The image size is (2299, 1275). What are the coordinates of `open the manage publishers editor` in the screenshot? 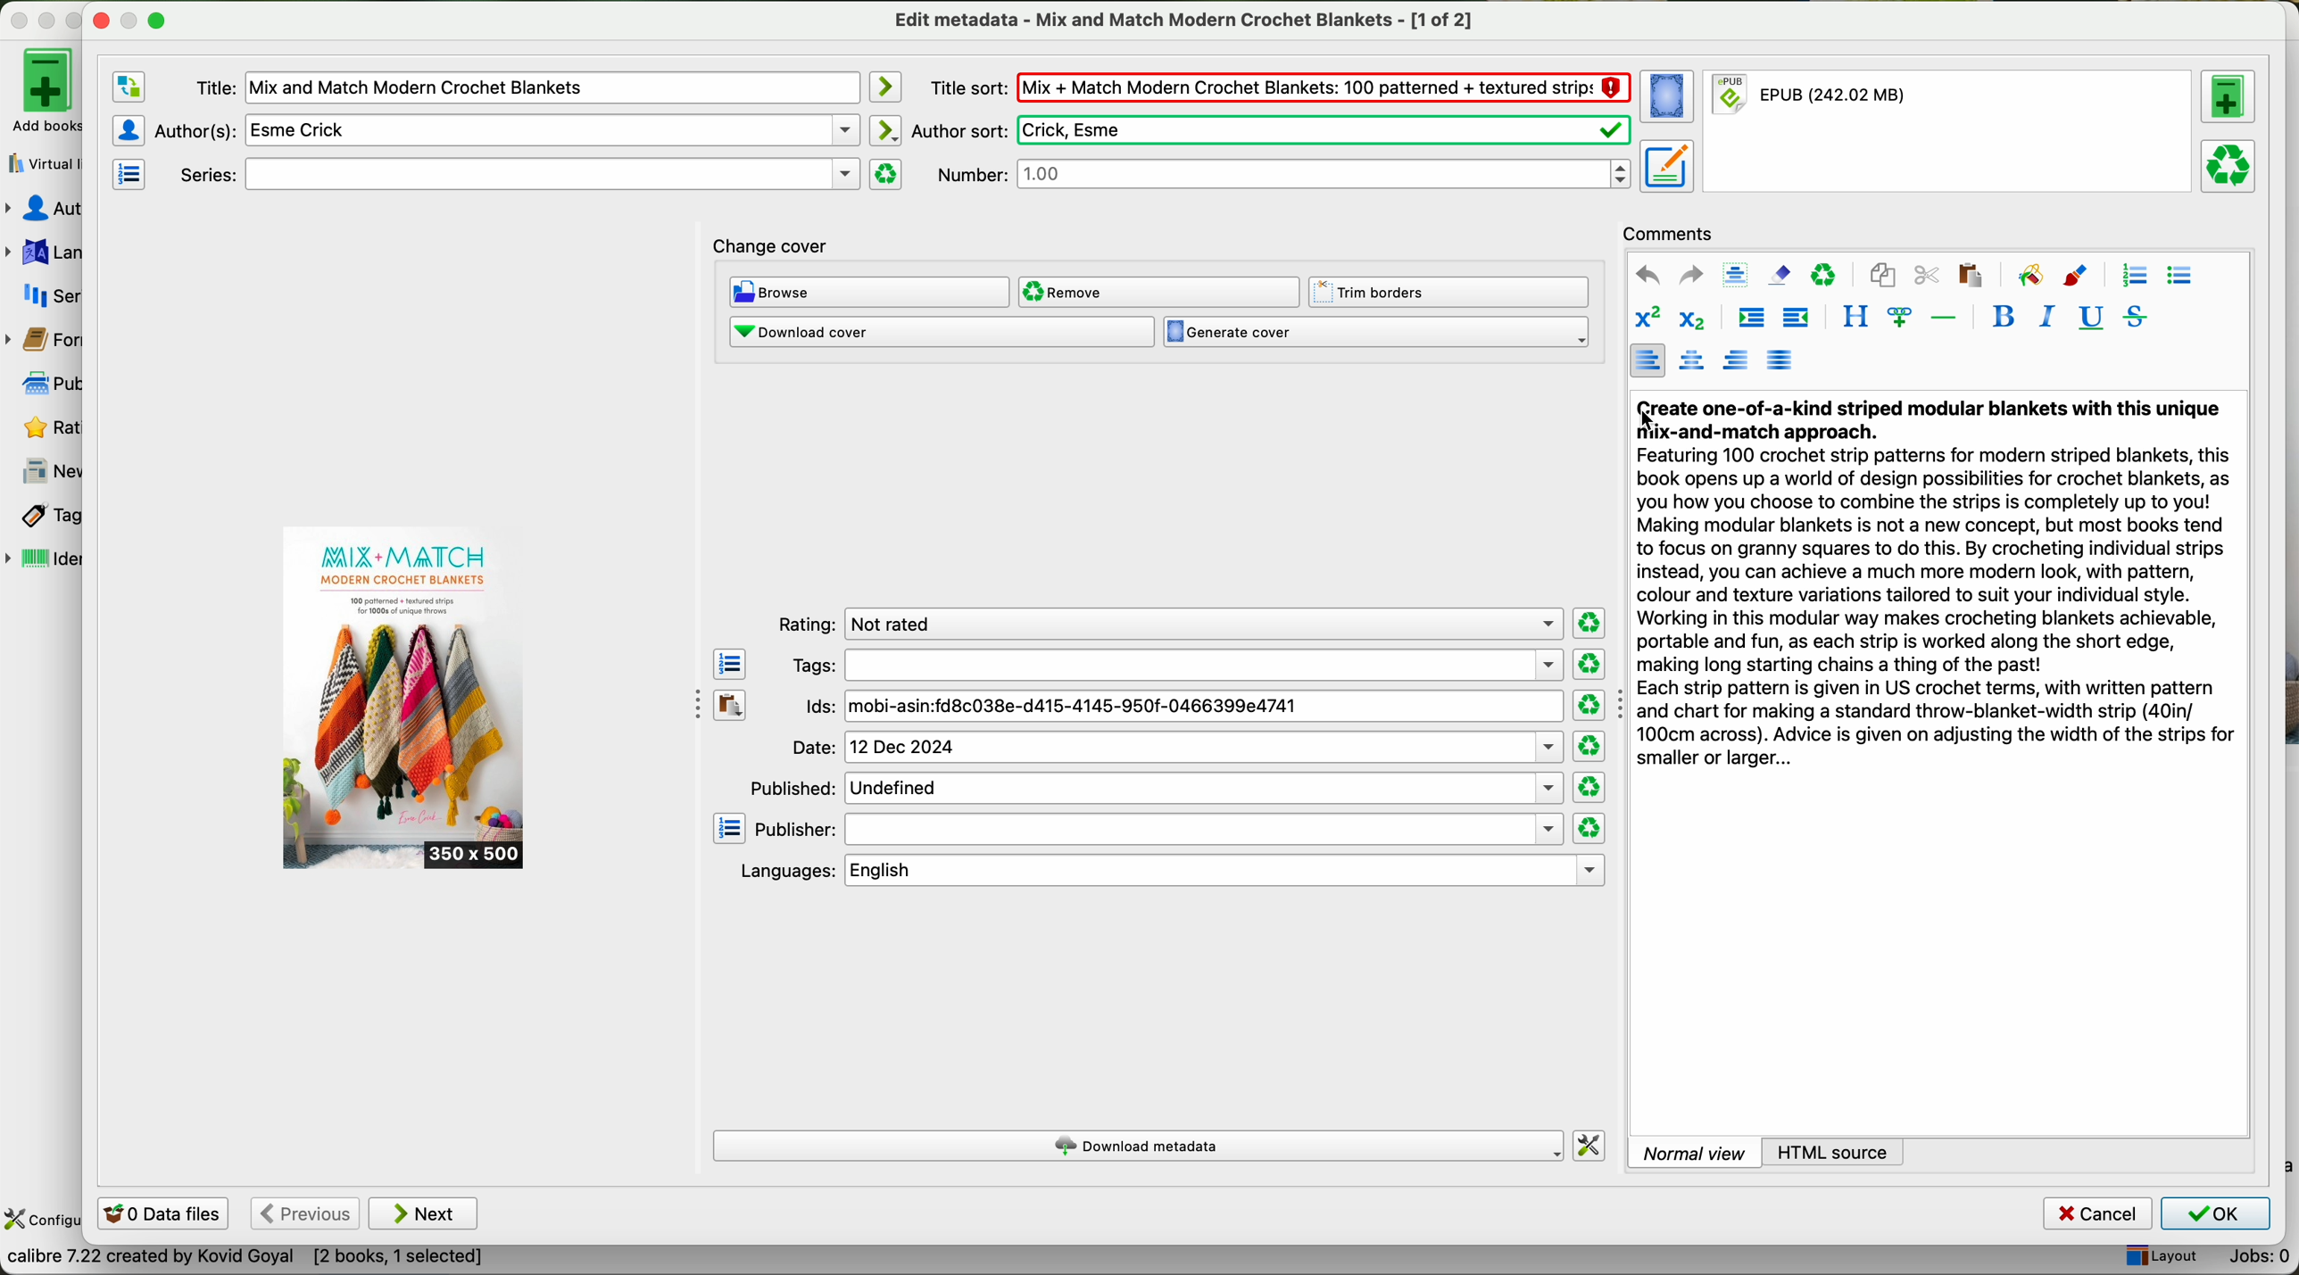 It's located at (730, 829).